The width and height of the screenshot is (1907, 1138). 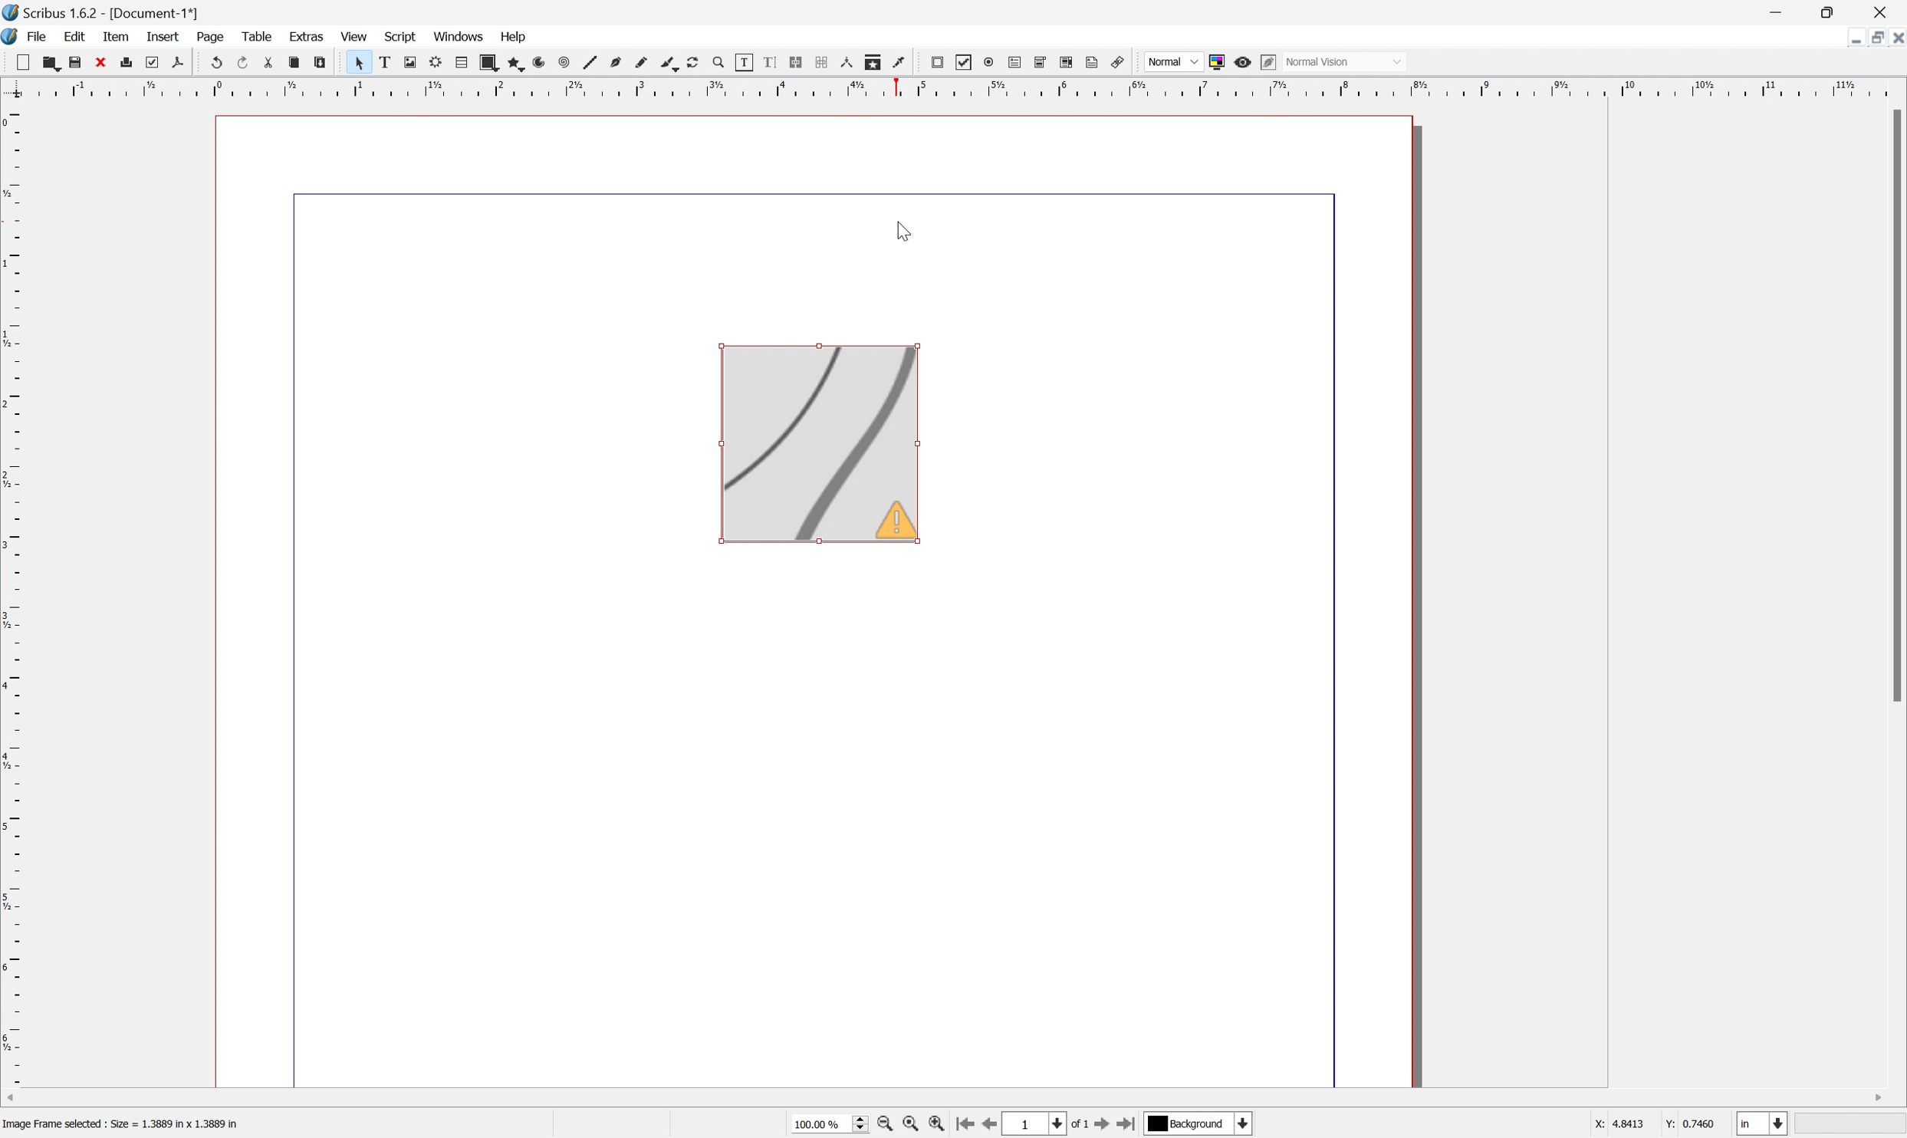 What do you see at coordinates (1125, 1126) in the screenshot?
I see `Go to the last page` at bounding box center [1125, 1126].